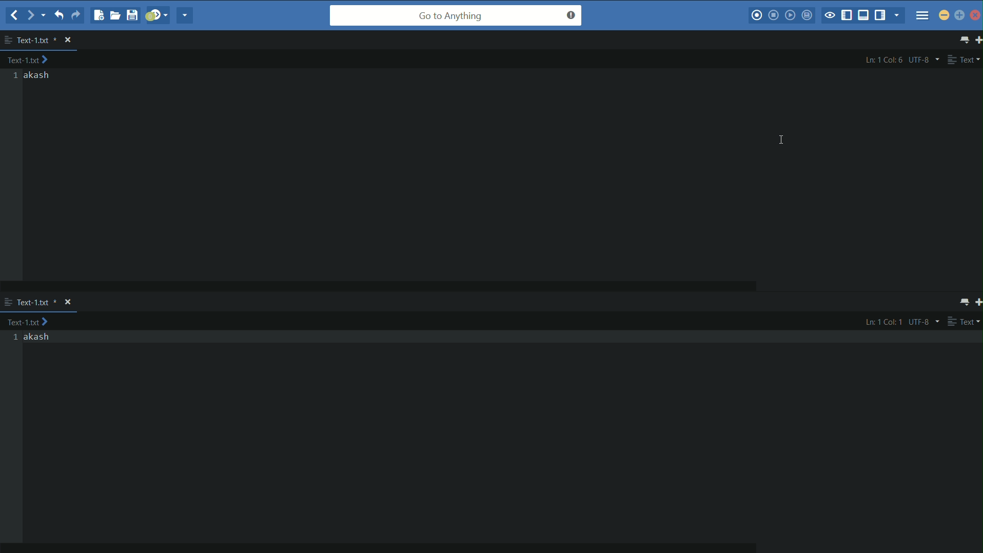 The height and width of the screenshot is (553, 983). What do you see at coordinates (157, 14) in the screenshot?
I see `jump to next syntax checking result` at bounding box center [157, 14].